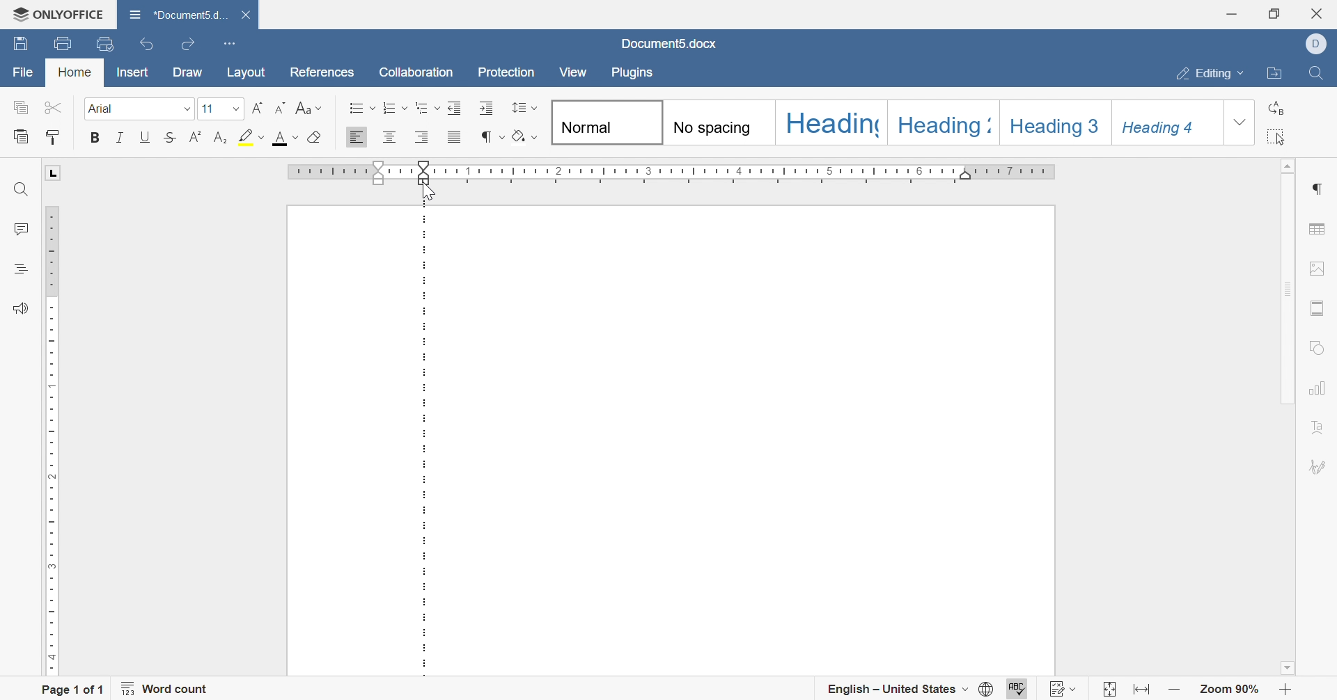 This screenshot has height=700, width=1337. What do you see at coordinates (356, 138) in the screenshot?
I see `Align Left` at bounding box center [356, 138].